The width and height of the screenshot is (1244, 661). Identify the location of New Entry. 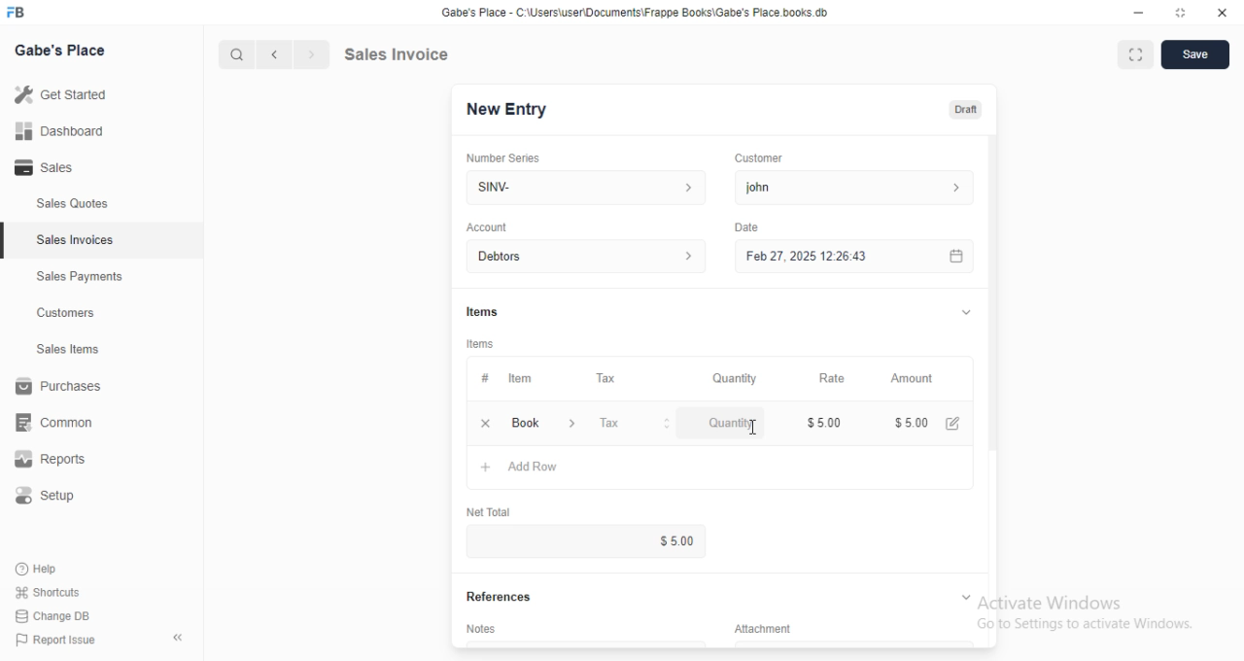
(508, 110).